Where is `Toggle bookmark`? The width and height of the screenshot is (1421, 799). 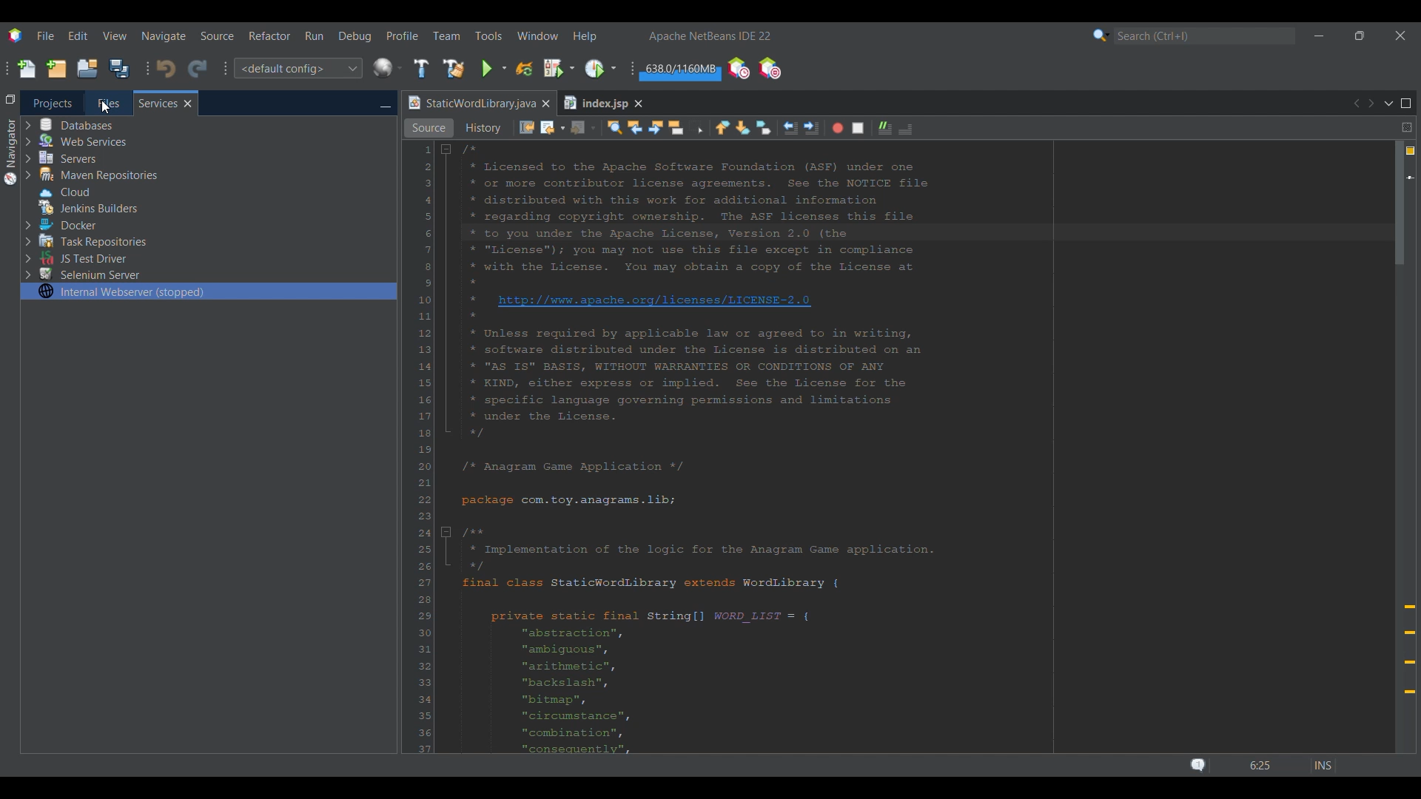
Toggle bookmark is located at coordinates (765, 127).